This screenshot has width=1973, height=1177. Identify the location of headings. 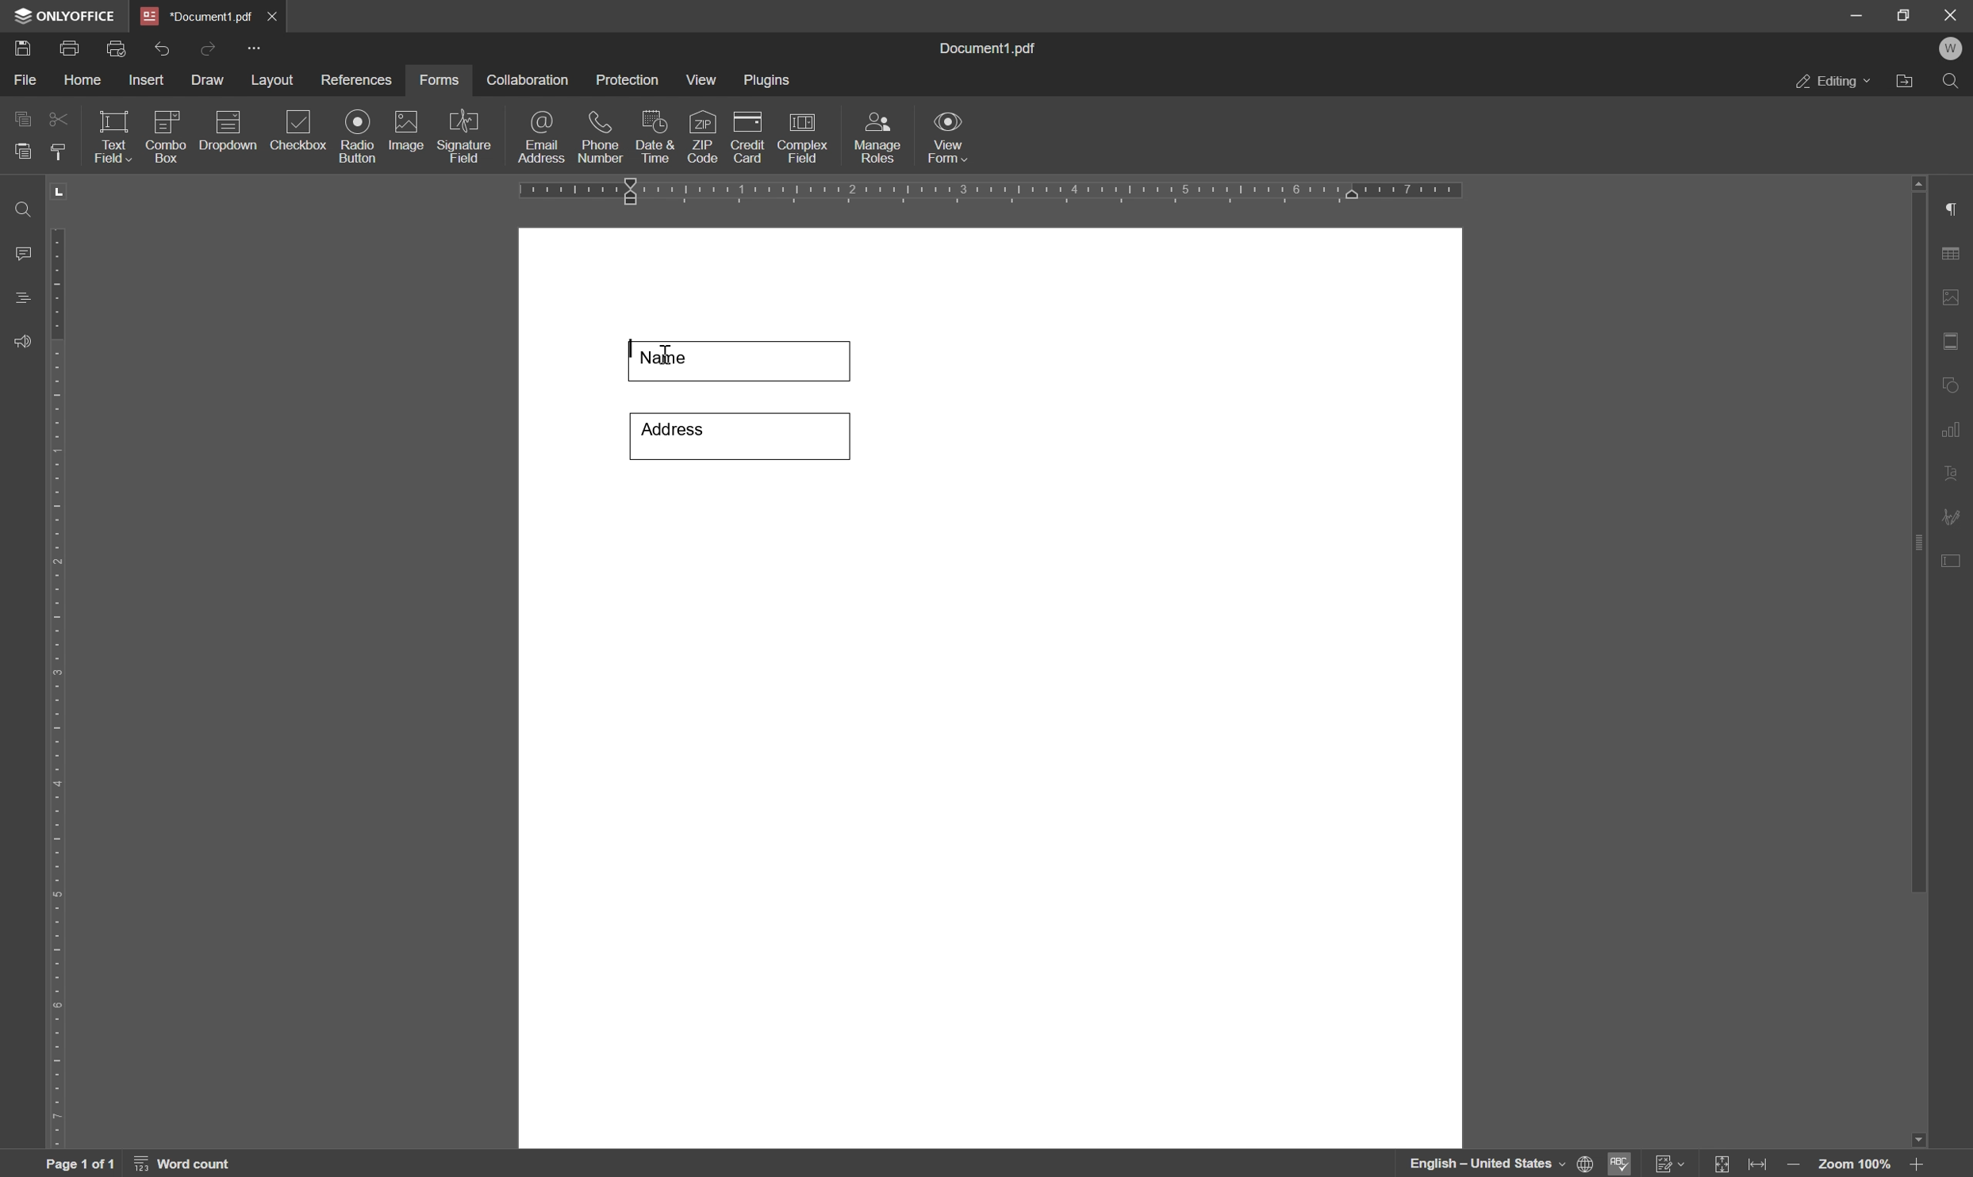
(17, 298).